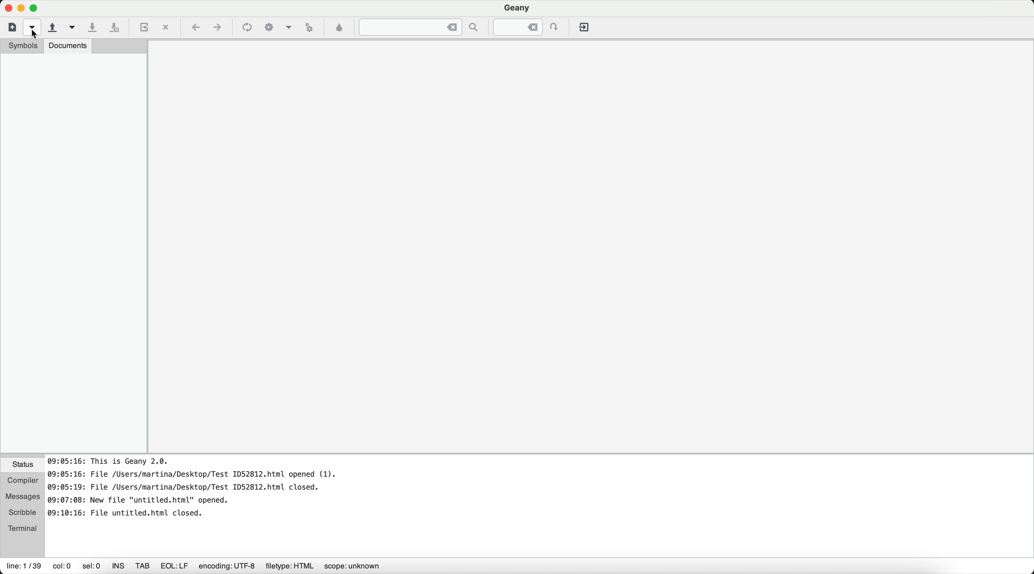 Image resolution: width=1034 pixels, height=574 pixels. I want to click on cursor on new file from a template, so click(33, 27).